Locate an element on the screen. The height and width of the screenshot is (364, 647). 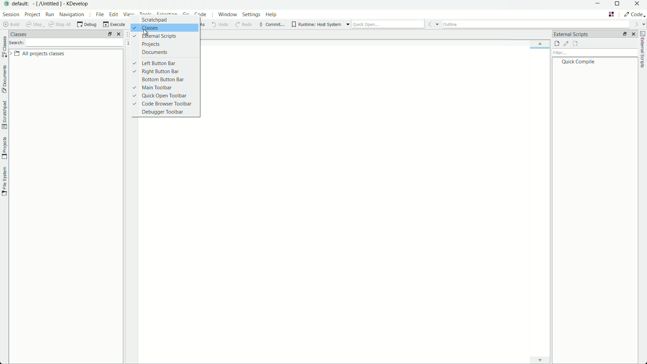
 is located at coordinates (166, 21).